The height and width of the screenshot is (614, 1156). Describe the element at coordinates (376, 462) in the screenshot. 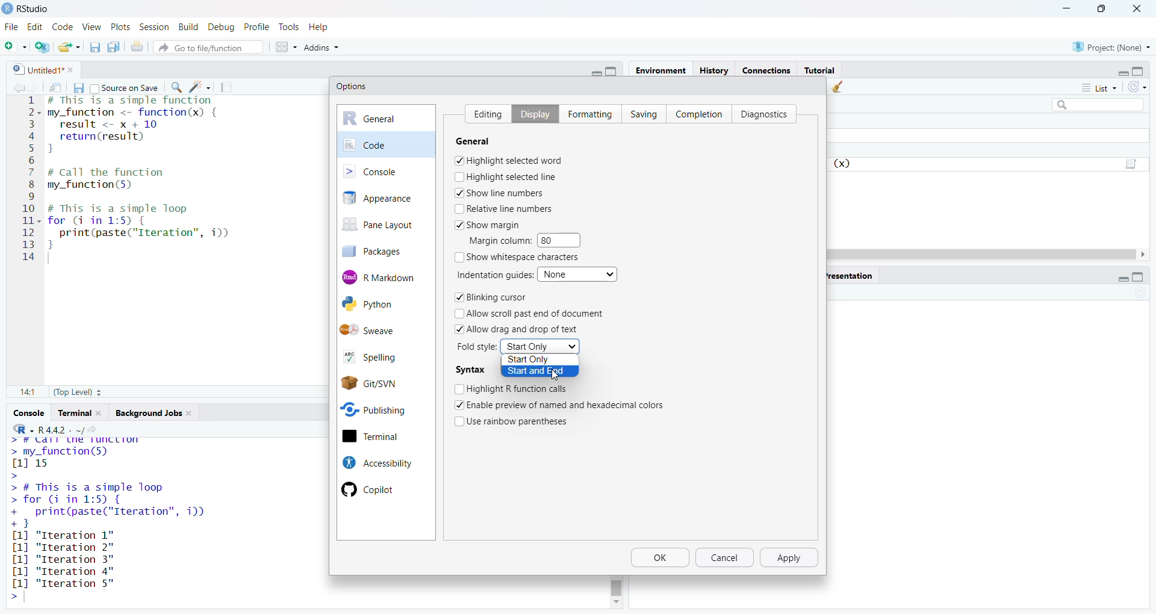

I see `Accessibility` at that location.